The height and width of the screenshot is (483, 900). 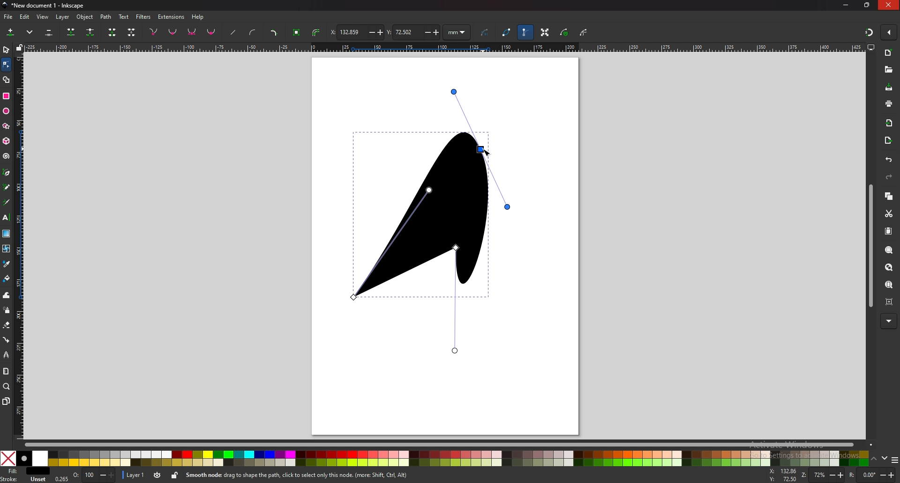 What do you see at coordinates (867, 5) in the screenshot?
I see `resize` at bounding box center [867, 5].